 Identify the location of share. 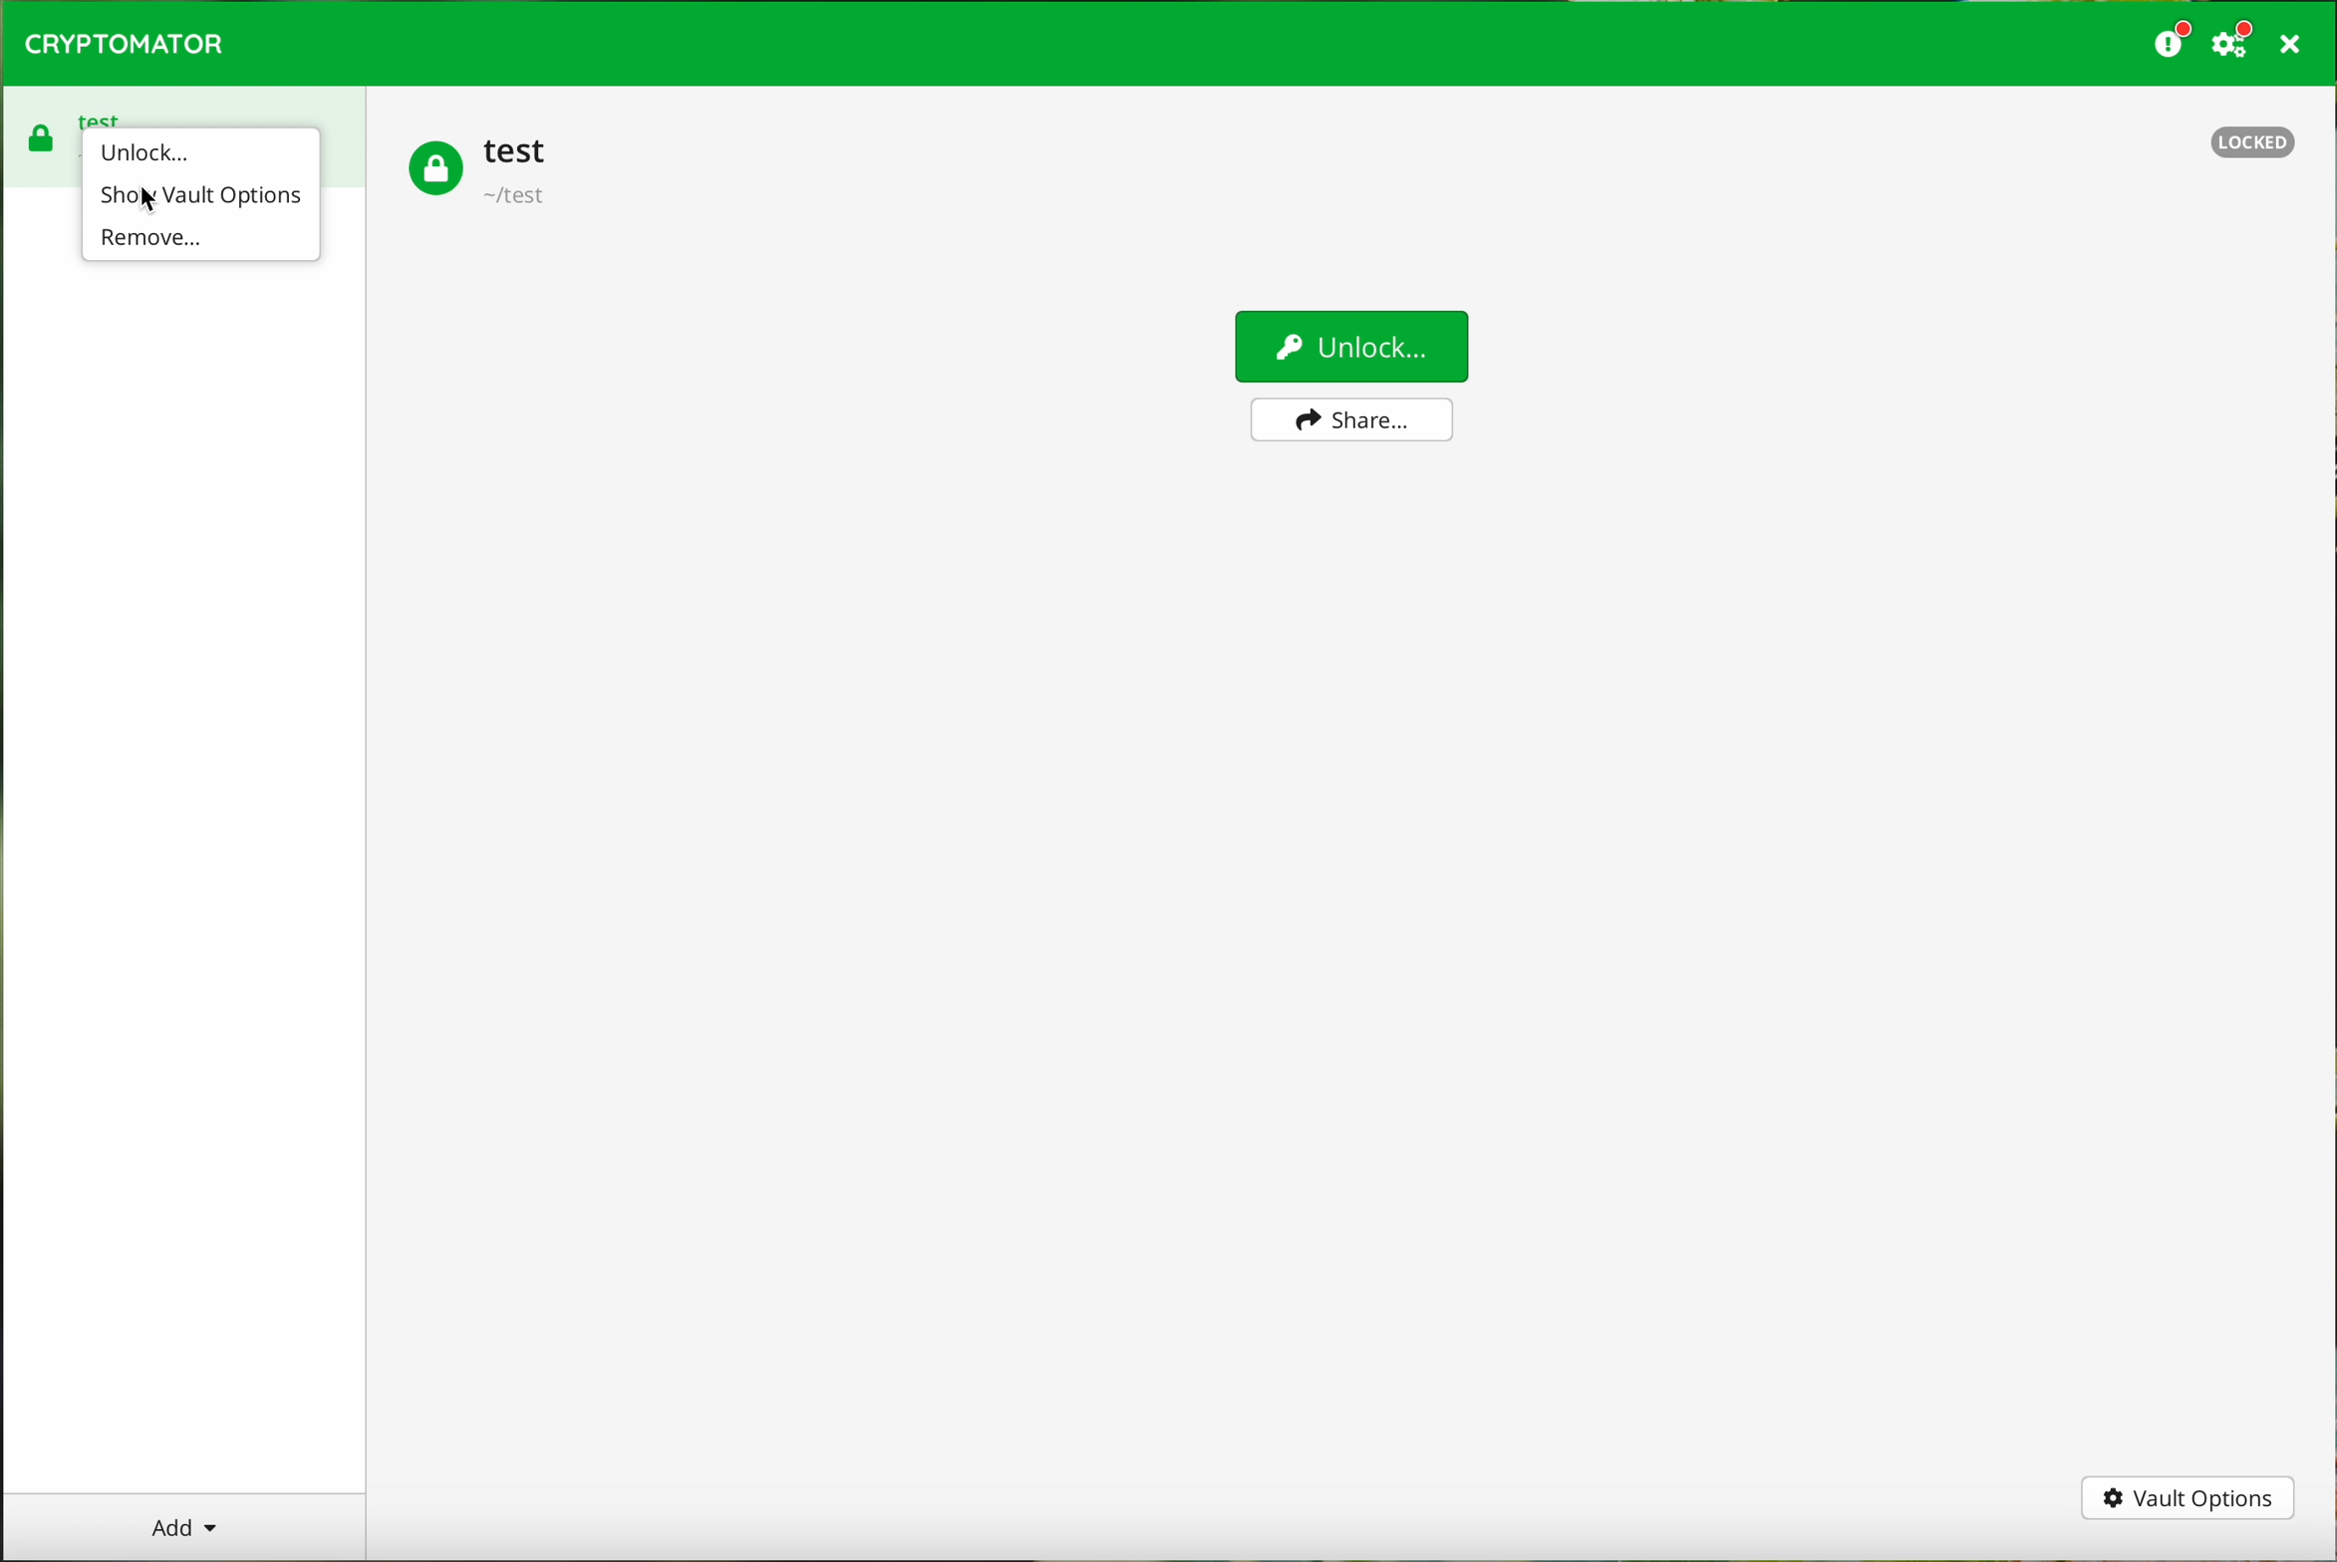
(1351, 419).